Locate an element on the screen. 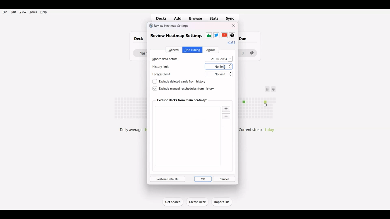 The image size is (390, 219). No limit is located at coordinates (219, 67).